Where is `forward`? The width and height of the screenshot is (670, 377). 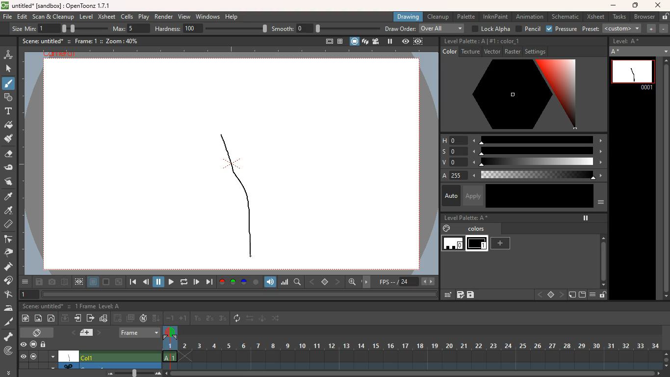 forward is located at coordinates (209, 282).